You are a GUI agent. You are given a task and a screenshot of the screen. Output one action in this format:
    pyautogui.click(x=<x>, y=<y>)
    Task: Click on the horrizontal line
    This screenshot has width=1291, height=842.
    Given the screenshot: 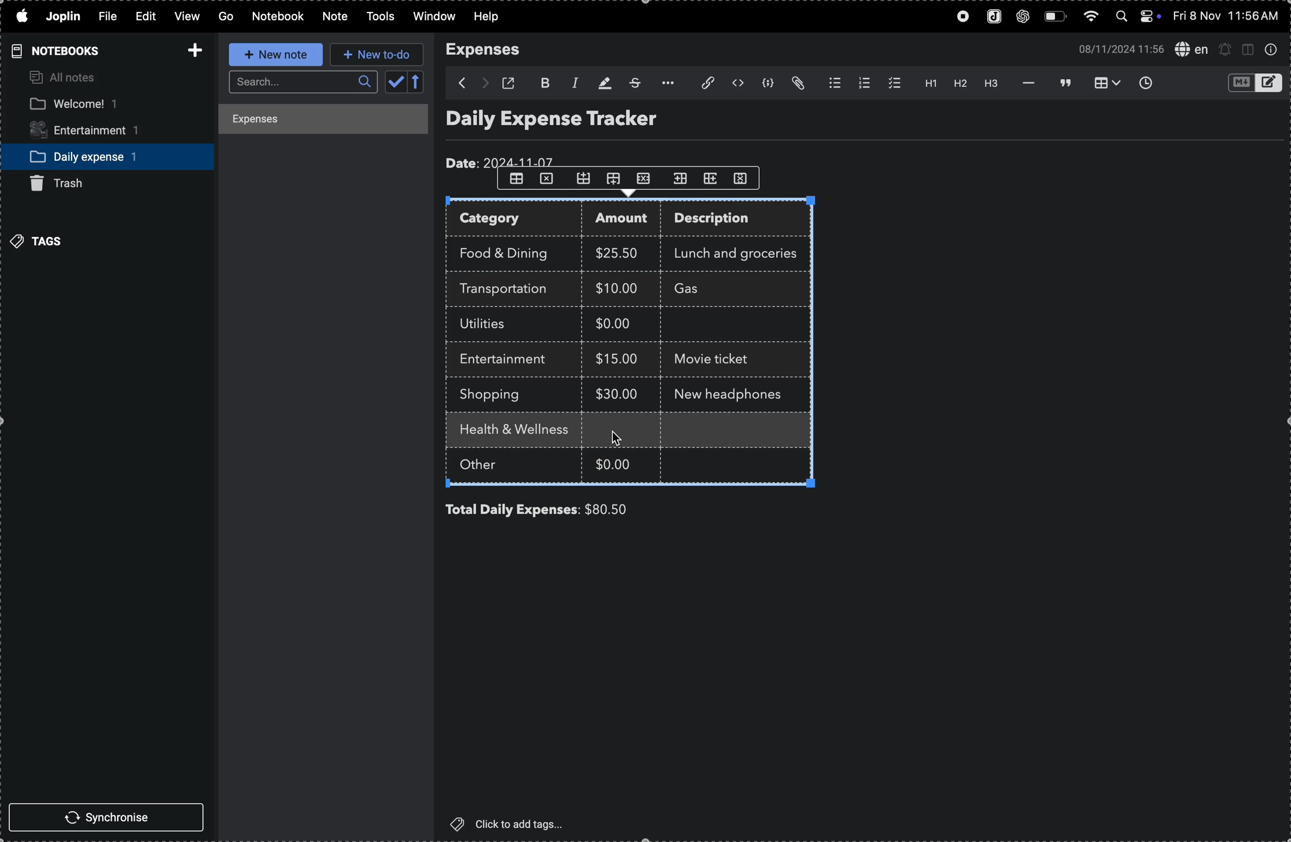 What is the action you would take?
    pyautogui.click(x=1025, y=82)
    